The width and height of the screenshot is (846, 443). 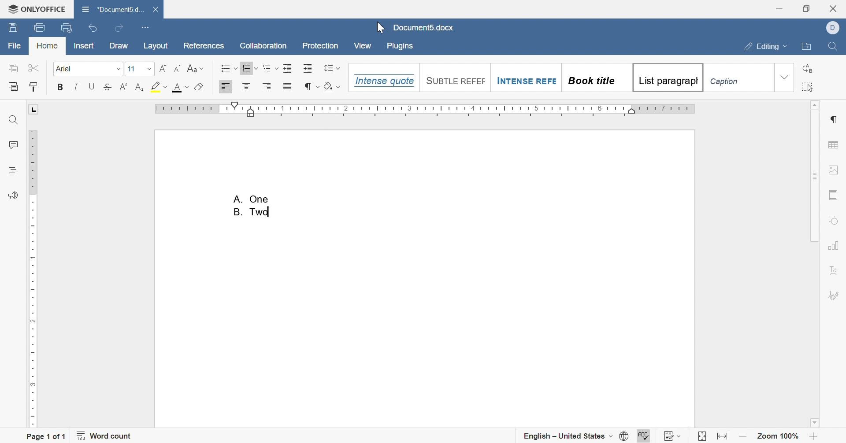 What do you see at coordinates (119, 69) in the screenshot?
I see `drop down` at bounding box center [119, 69].